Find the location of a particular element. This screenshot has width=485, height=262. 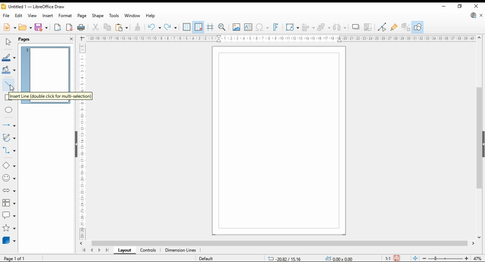

pan and zoom is located at coordinates (223, 27).